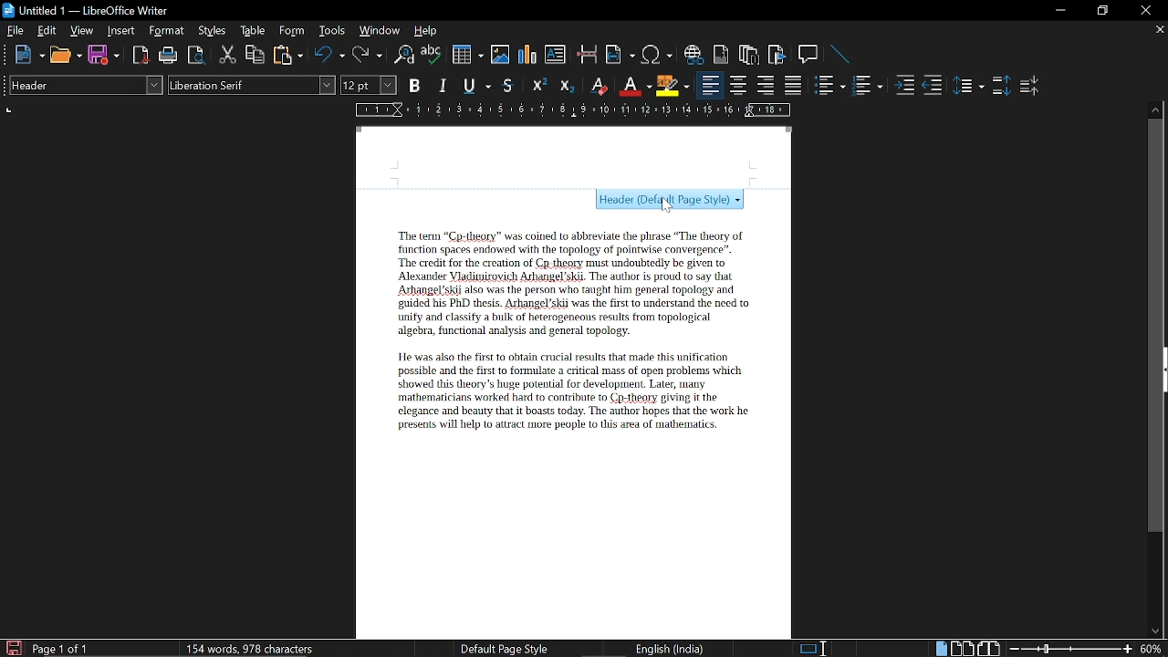 The height and width of the screenshot is (657, 1168). I want to click on current page Current page, so click(59, 648).